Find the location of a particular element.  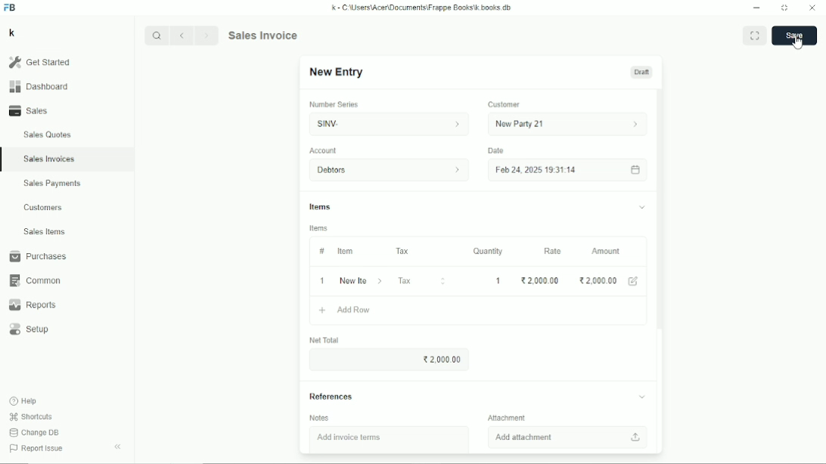

Save is located at coordinates (794, 35).